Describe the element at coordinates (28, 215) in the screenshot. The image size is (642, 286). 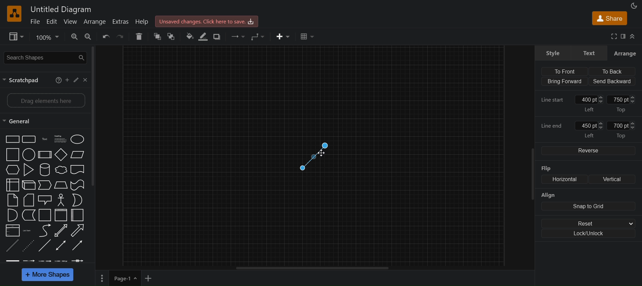
I see `Data storage` at that location.